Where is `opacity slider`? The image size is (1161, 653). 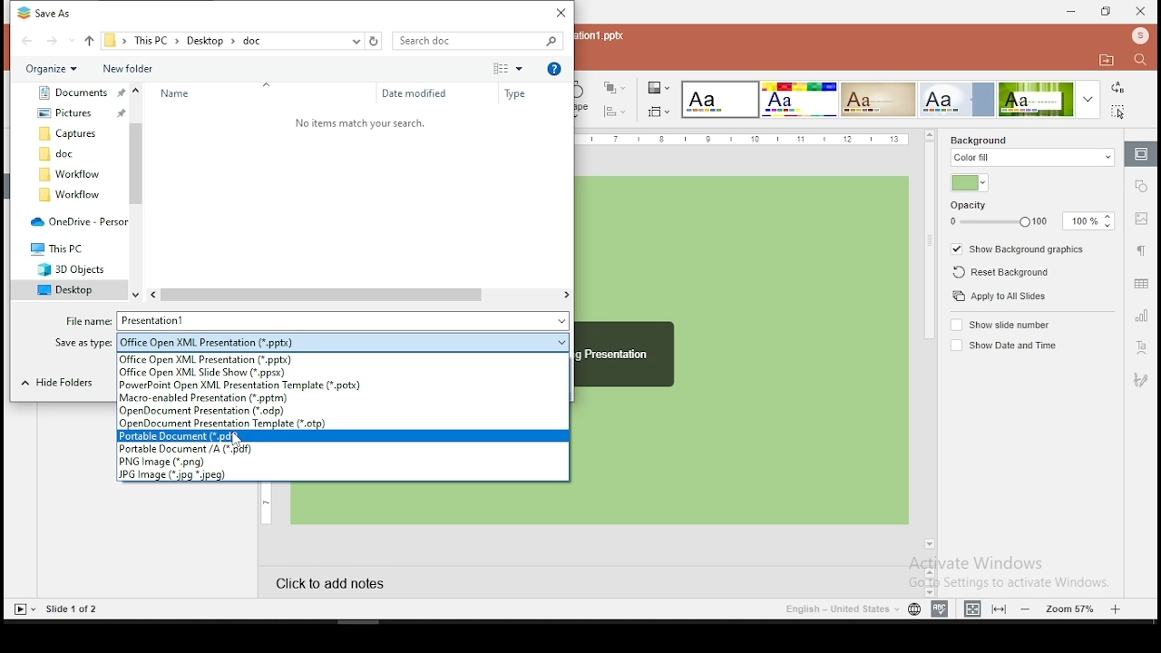 opacity slider is located at coordinates (997, 222).